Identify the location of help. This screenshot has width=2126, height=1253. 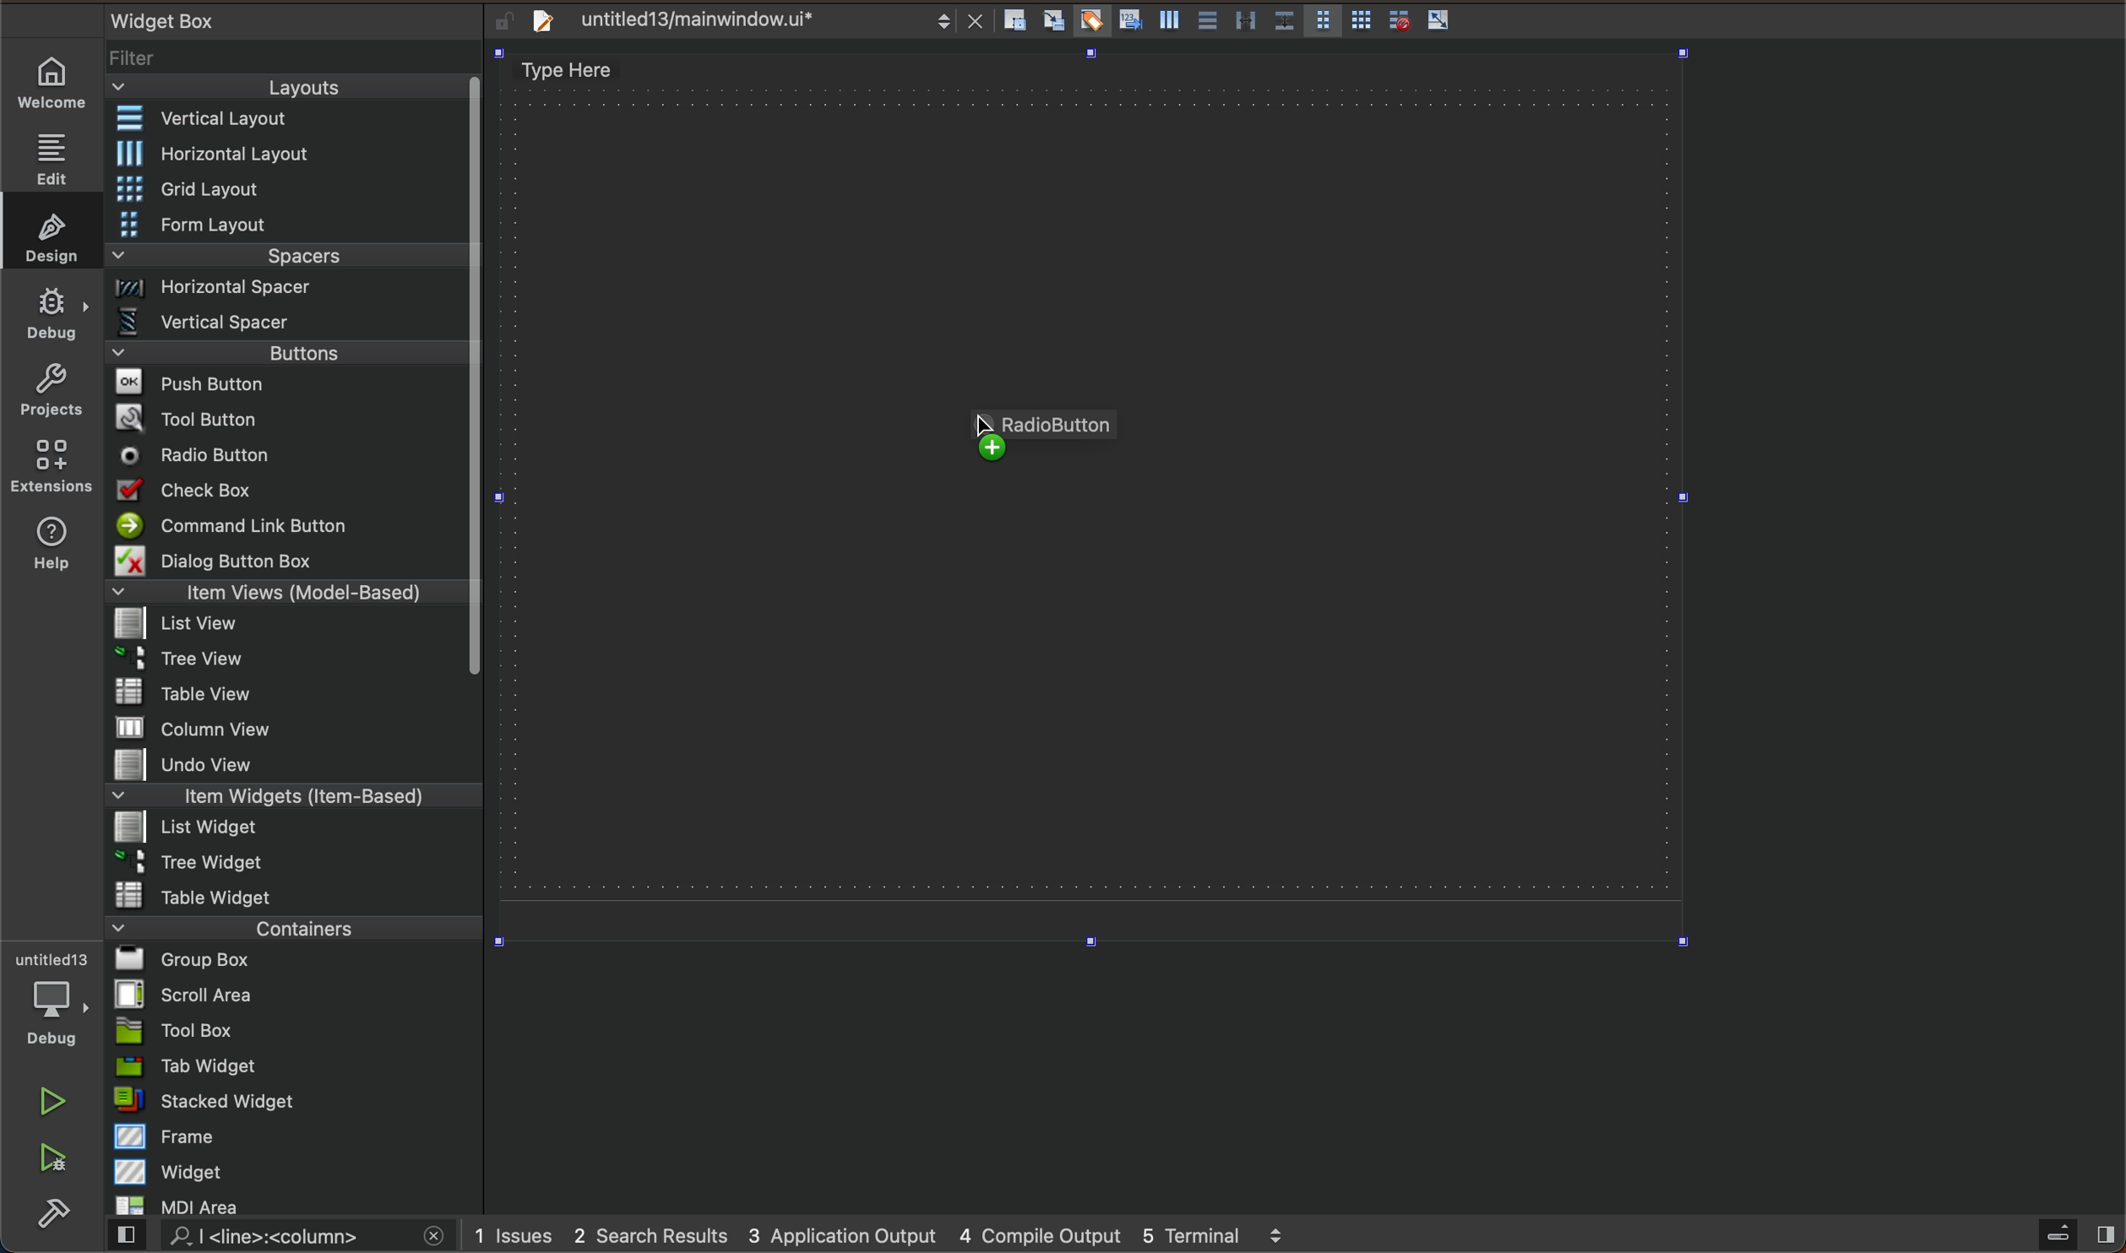
(48, 547).